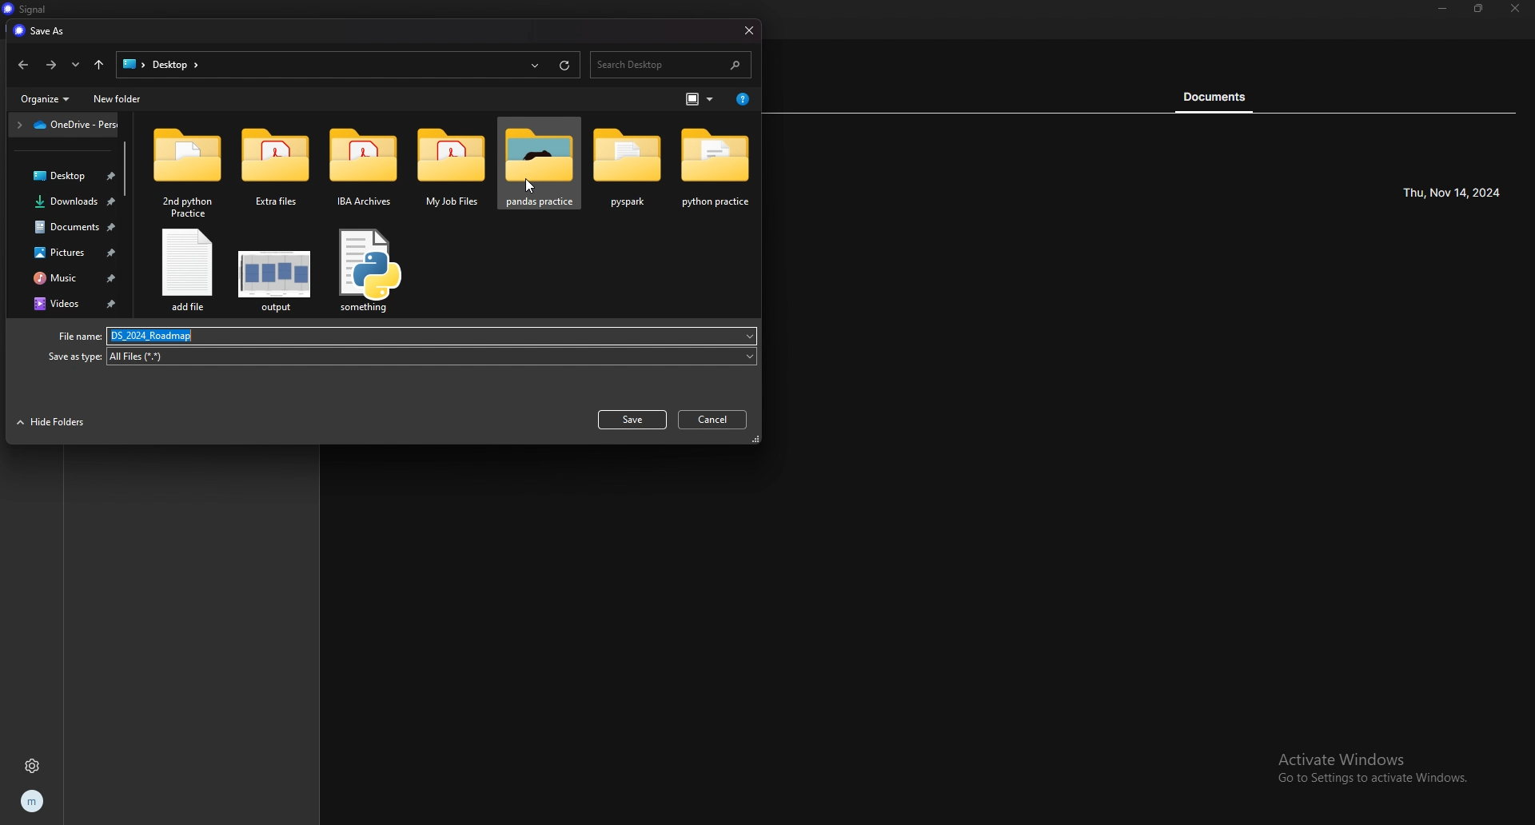  I want to click on profile, so click(34, 802).